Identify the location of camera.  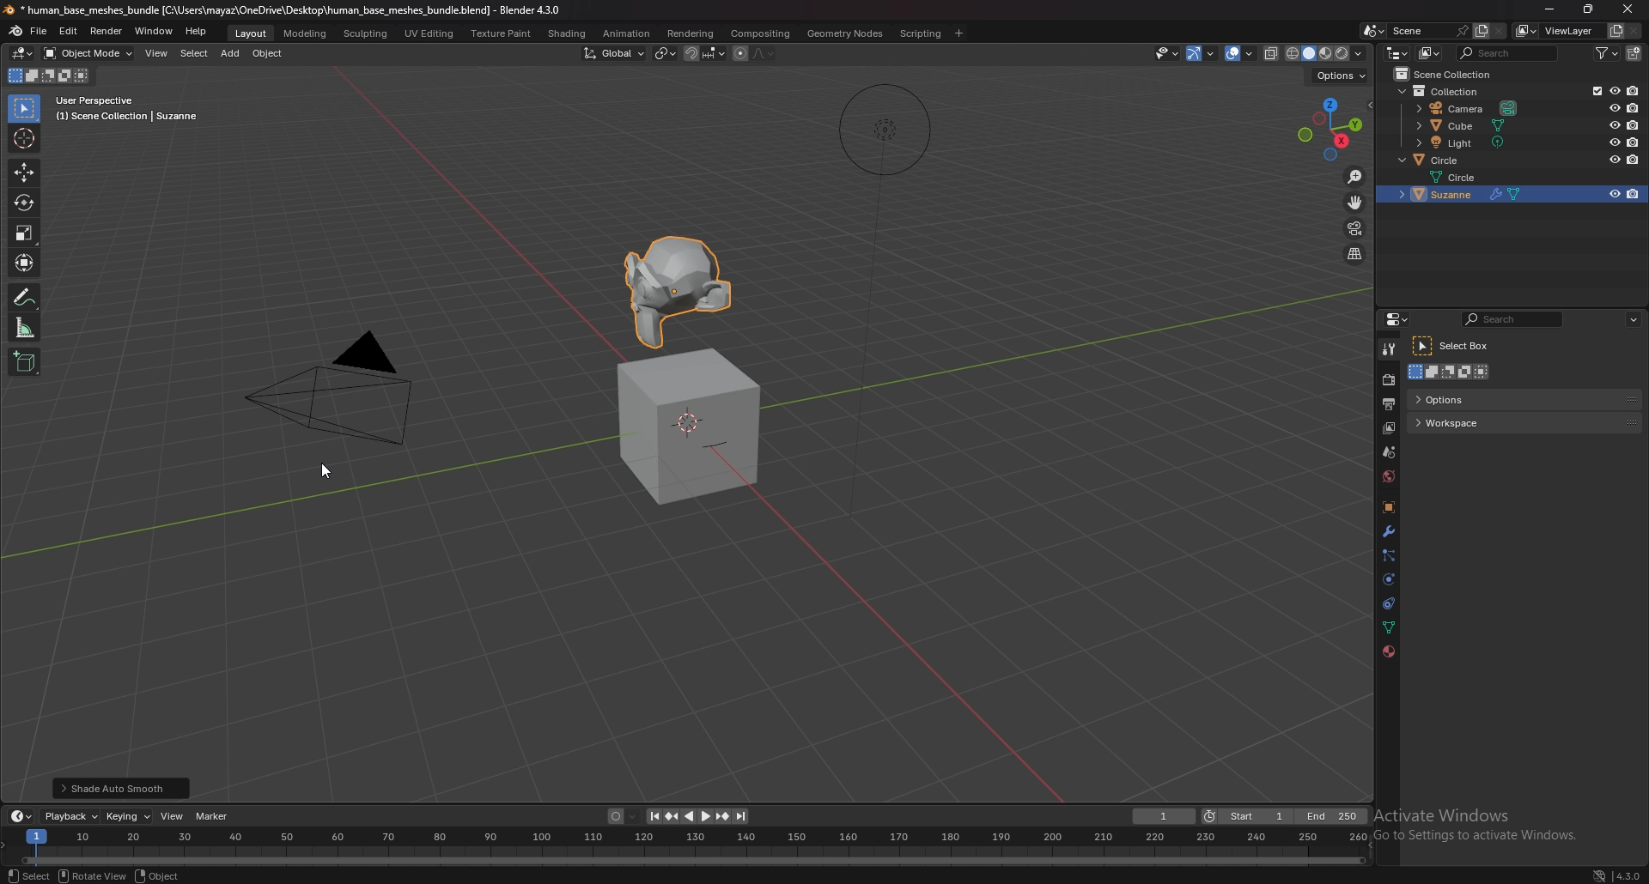
(1468, 108).